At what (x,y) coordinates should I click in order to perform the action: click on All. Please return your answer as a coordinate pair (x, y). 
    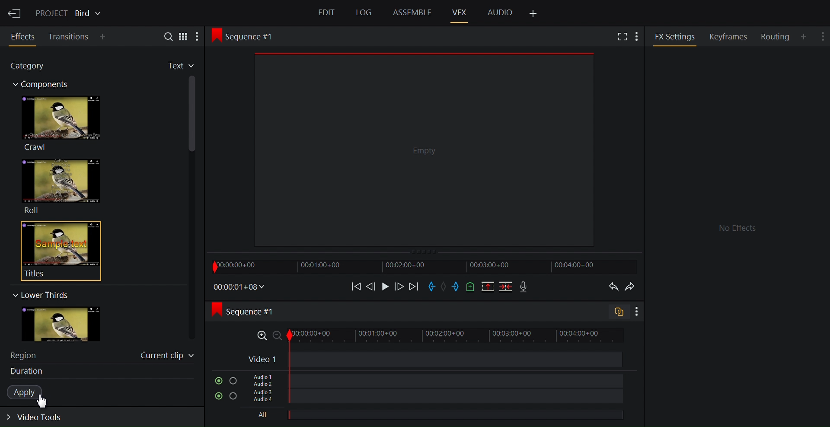
    Looking at the image, I should click on (430, 416).